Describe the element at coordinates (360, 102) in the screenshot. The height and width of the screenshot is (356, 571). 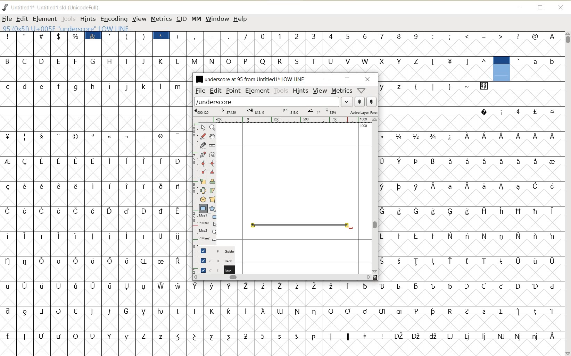
I see `show previous word list` at that location.